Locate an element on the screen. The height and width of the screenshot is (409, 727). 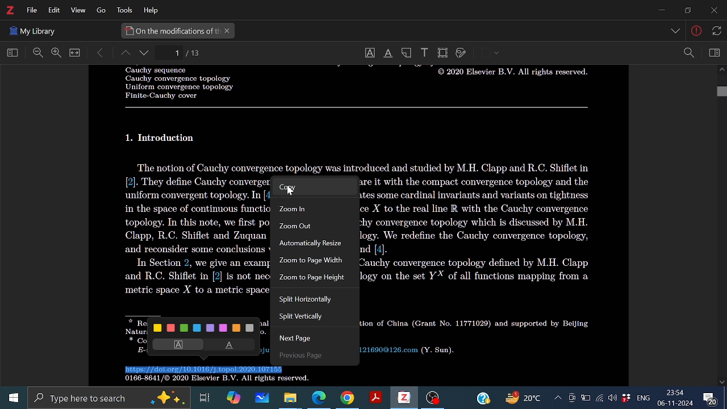
Help is located at coordinates (483, 397).